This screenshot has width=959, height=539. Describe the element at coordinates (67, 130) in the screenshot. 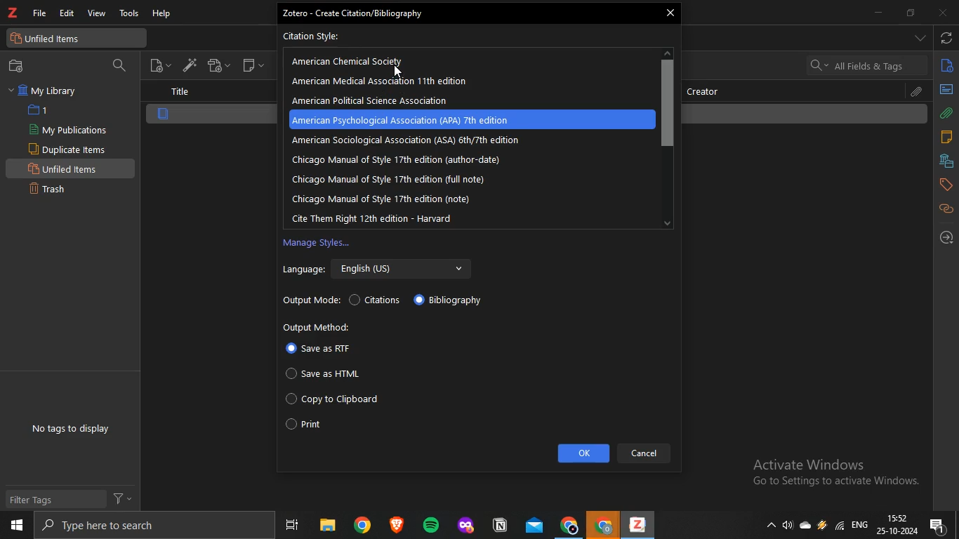

I see `My Publications` at that location.